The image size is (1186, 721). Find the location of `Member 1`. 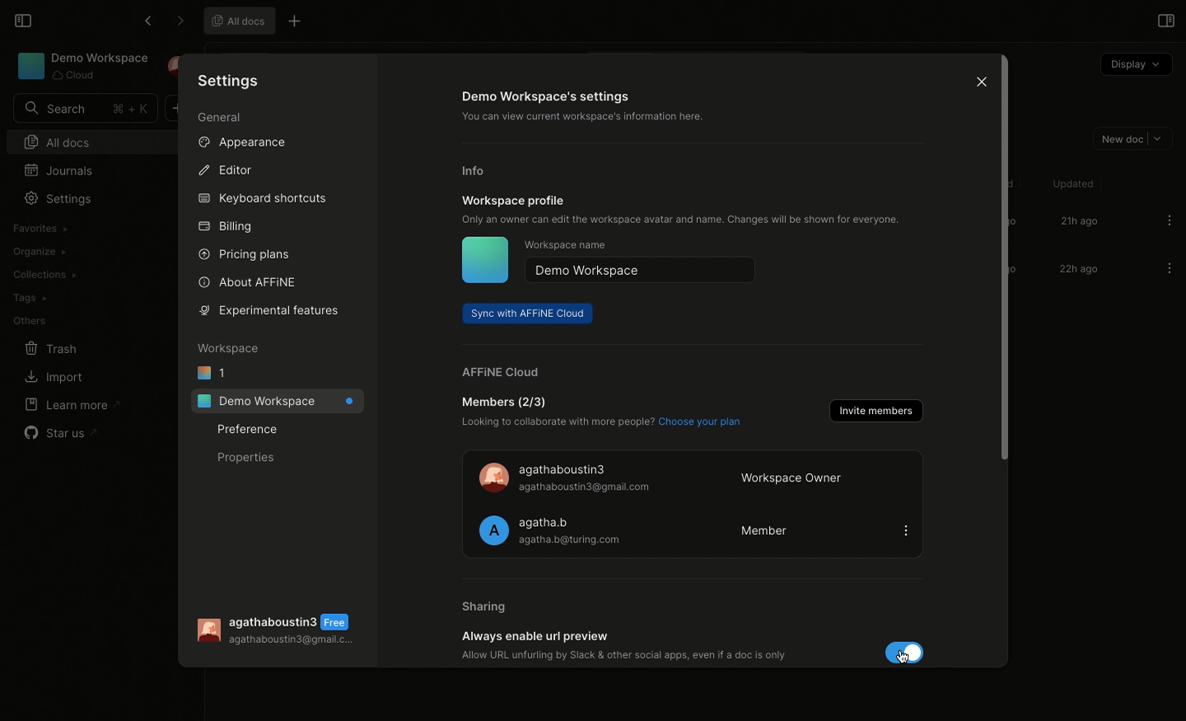

Member 1 is located at coordinates (693, 477).